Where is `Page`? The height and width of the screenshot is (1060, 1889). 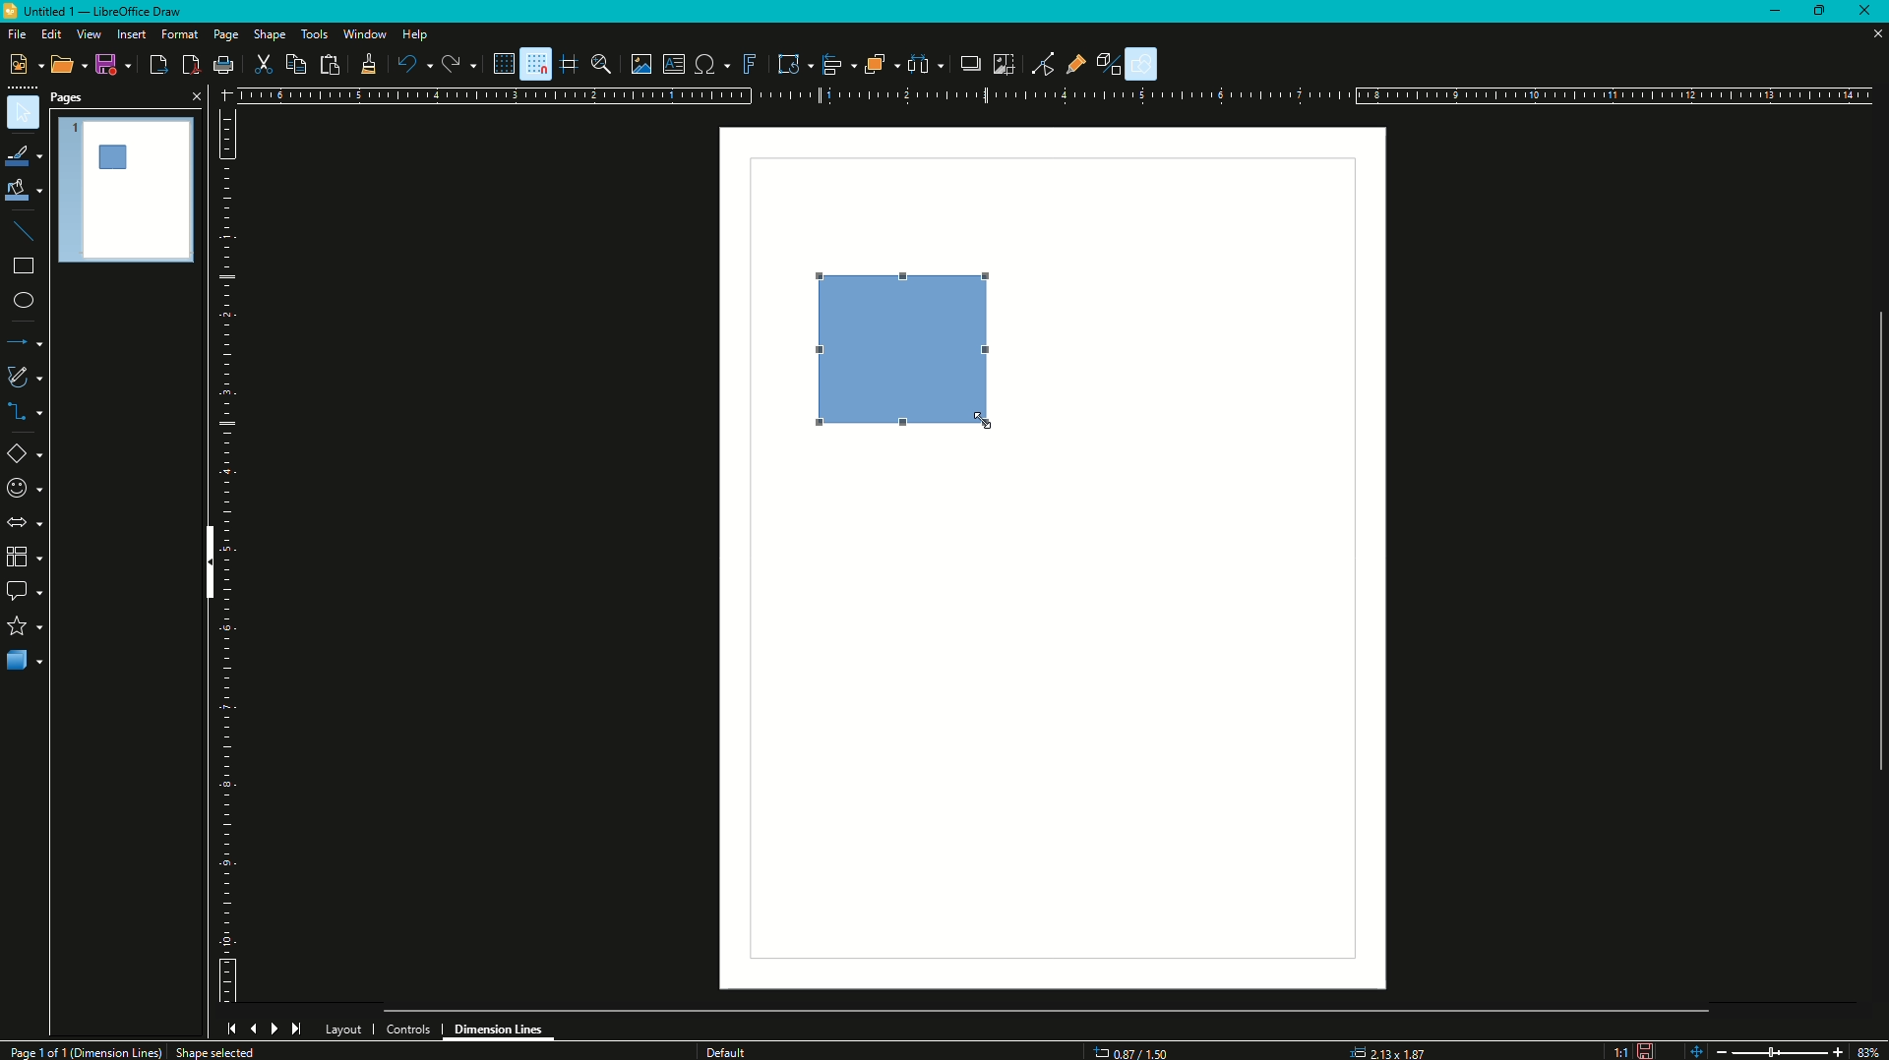 Page is located at coordinates (224, 36).